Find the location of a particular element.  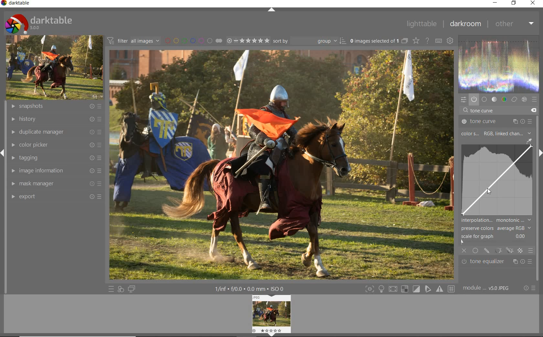

quick access to presets is located at coordinates (111, 289).